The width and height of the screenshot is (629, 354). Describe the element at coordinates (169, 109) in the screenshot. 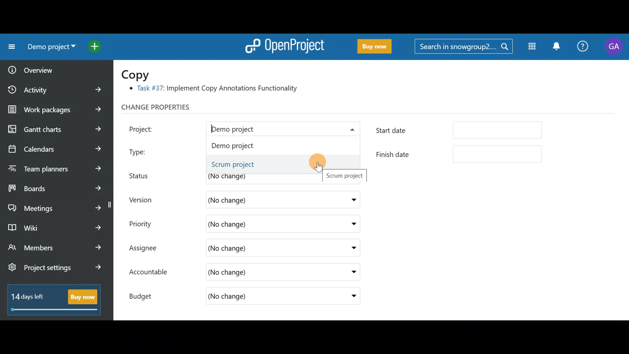

I see `Change properties` at that location.